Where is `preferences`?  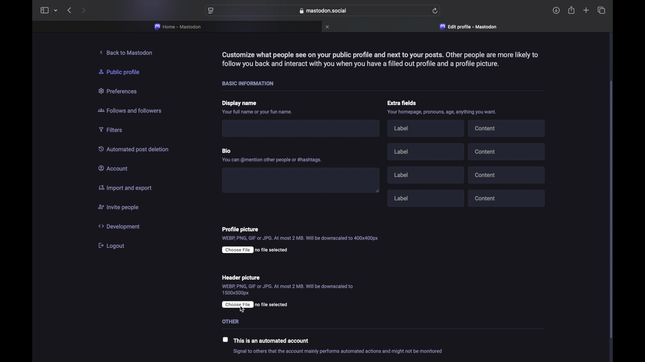
preferences is located at coordinates (119, 92).